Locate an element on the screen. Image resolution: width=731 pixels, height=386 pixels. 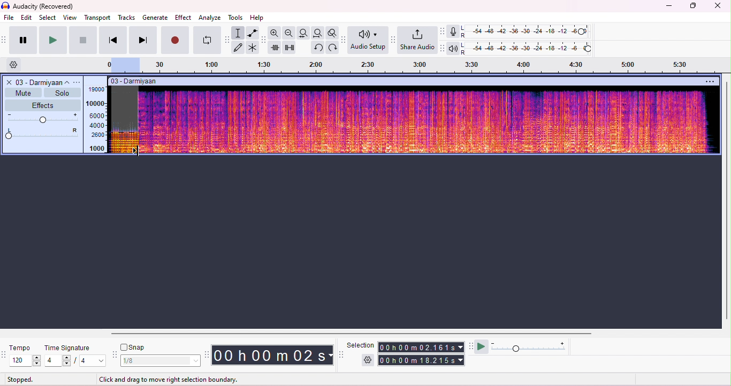
selection tool bar is located at coordinates (341, 354).